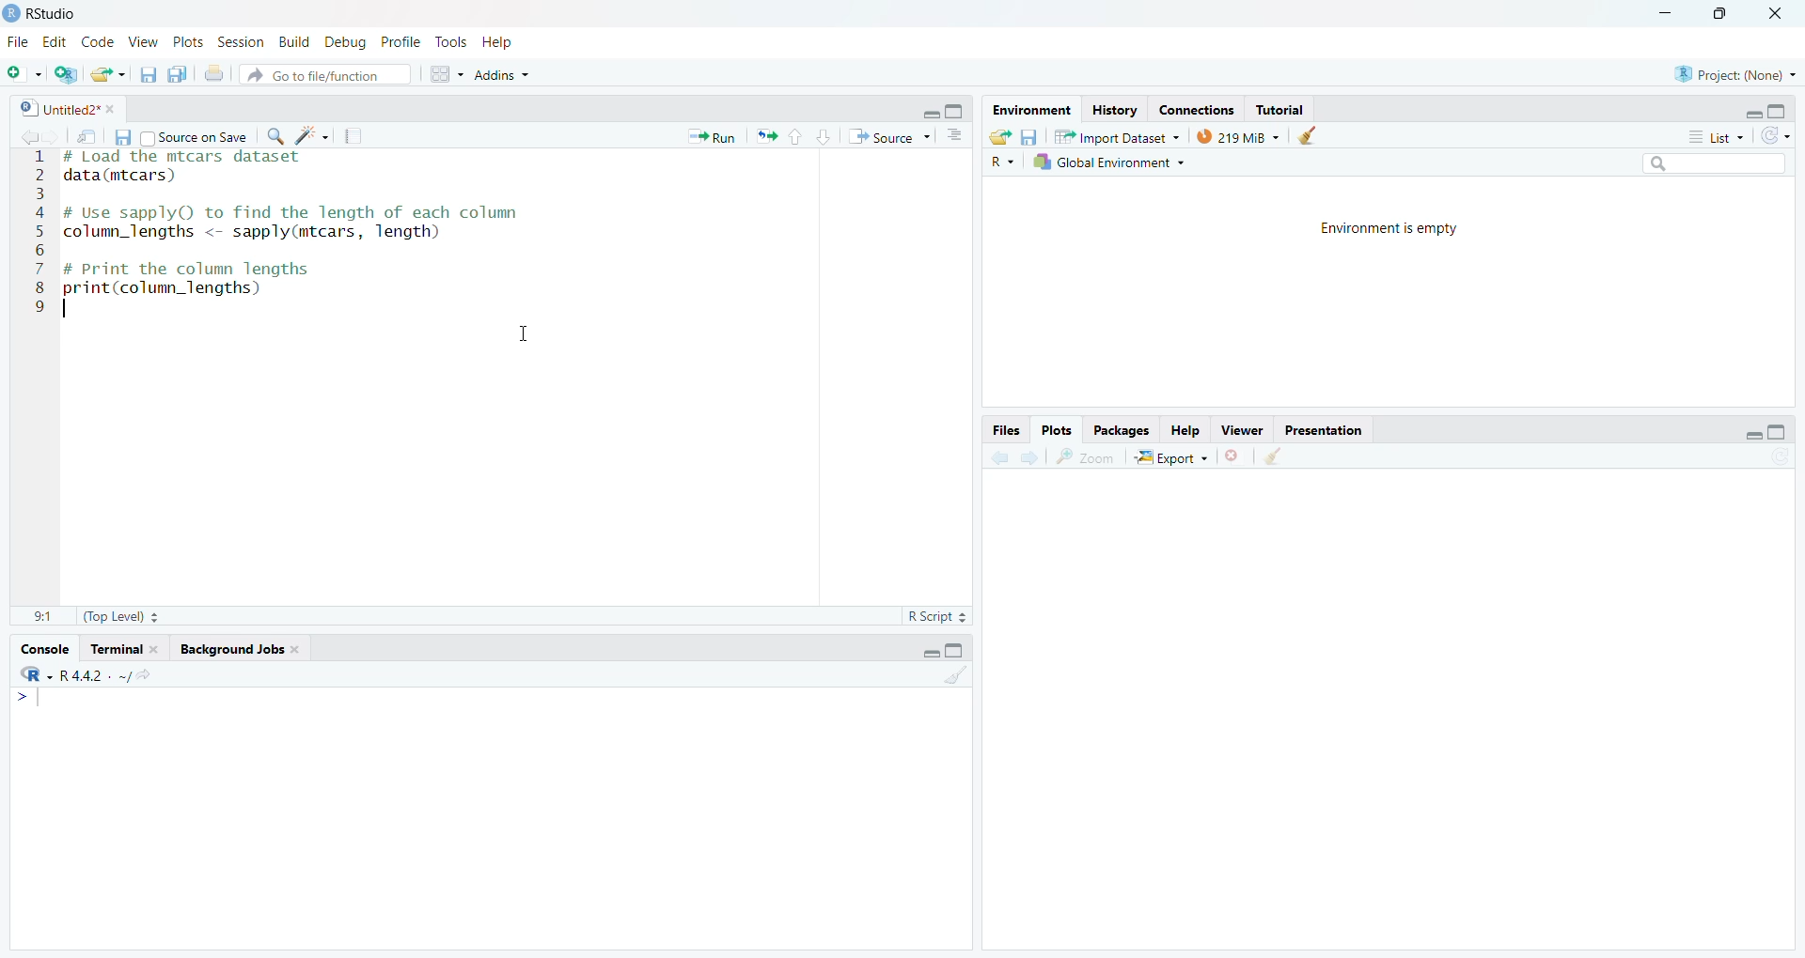 This screenshot has width=1805, height=958. What do you see at coordinates (1716, 164) in the screenshot?
I see `Search` at bounding box center [1716, 164].